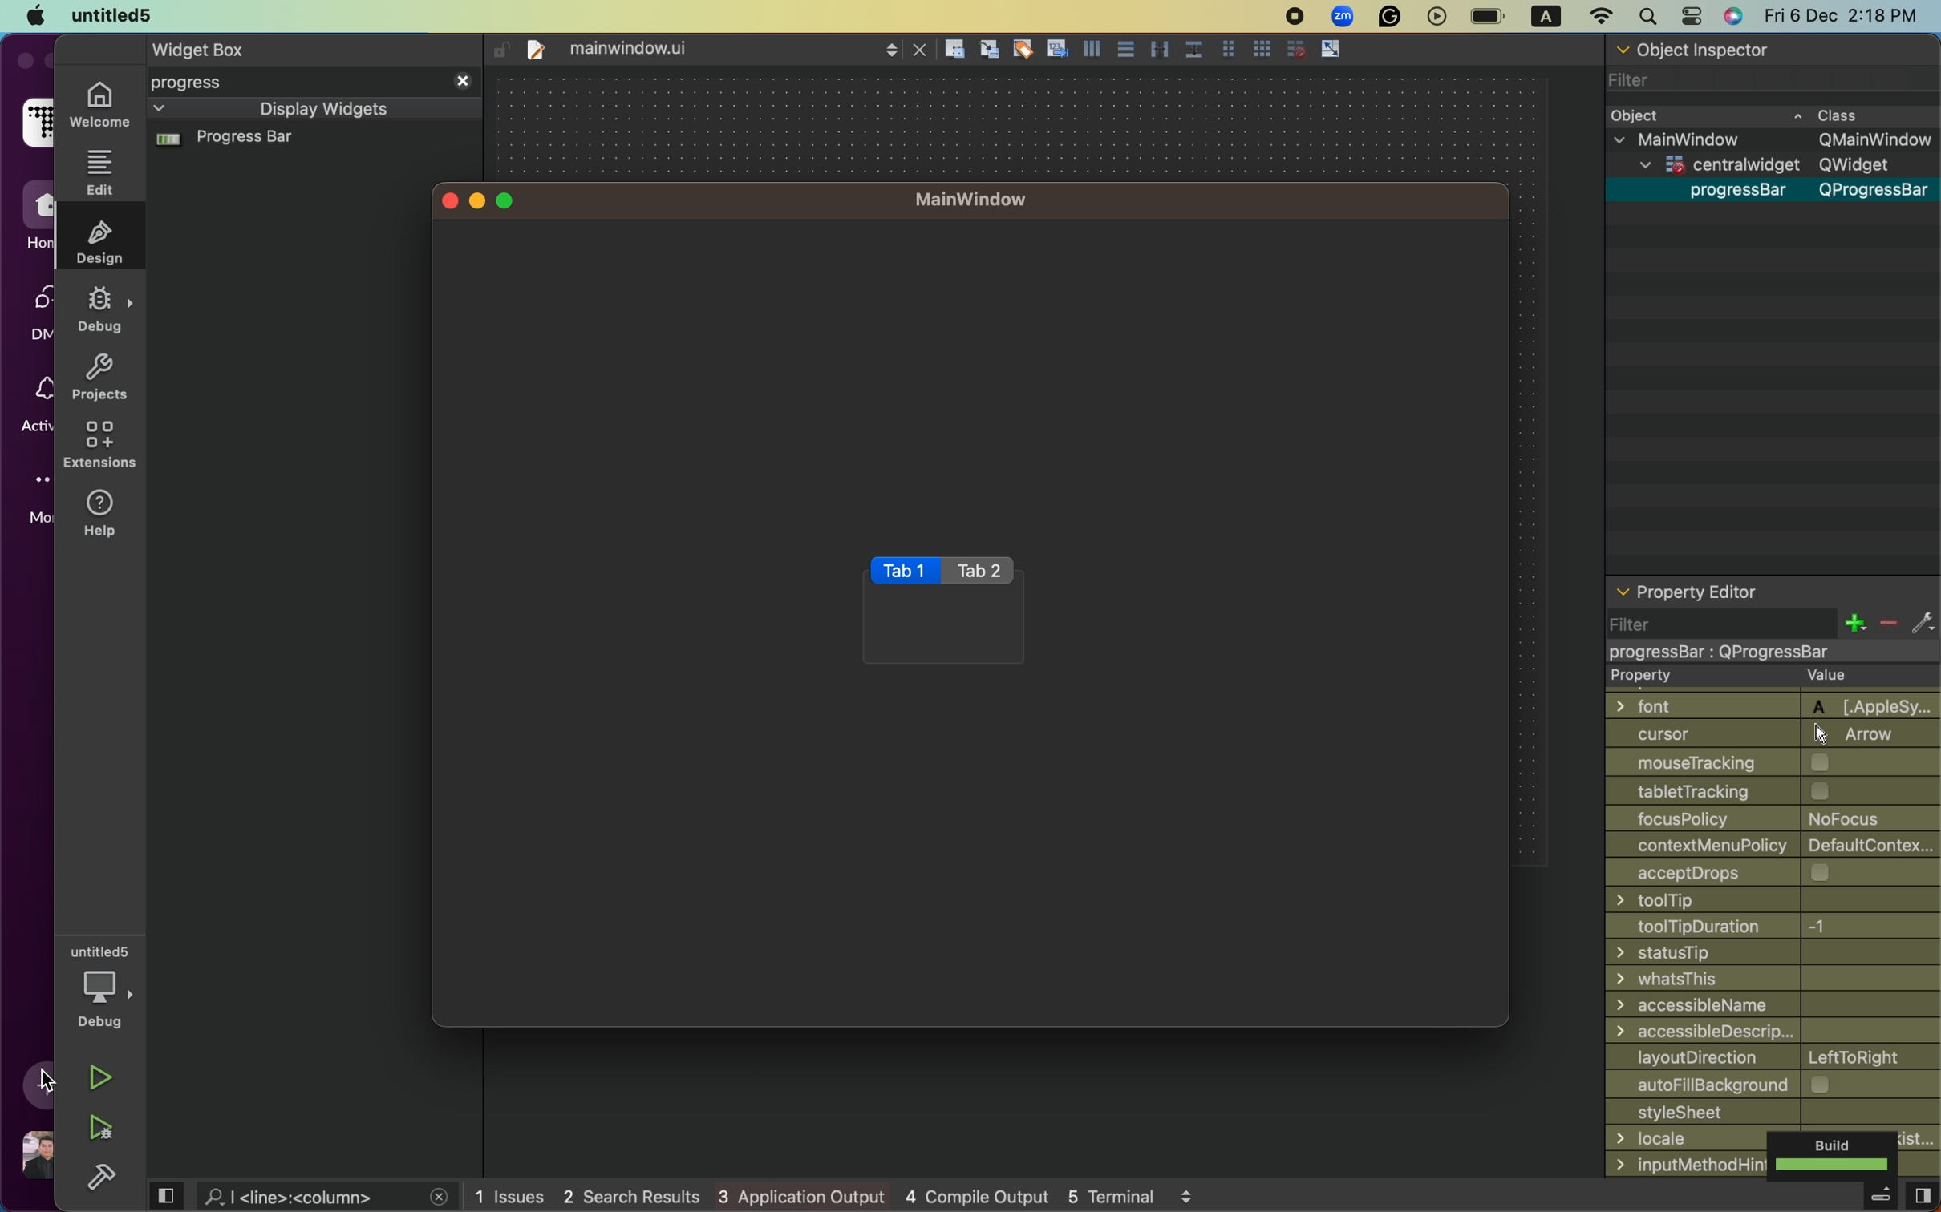 This screenshot has height=1212, width=1941. What do you see at coordinates (99, 106) in the screenshot?
I see `home` at bounding box center [99, 106].